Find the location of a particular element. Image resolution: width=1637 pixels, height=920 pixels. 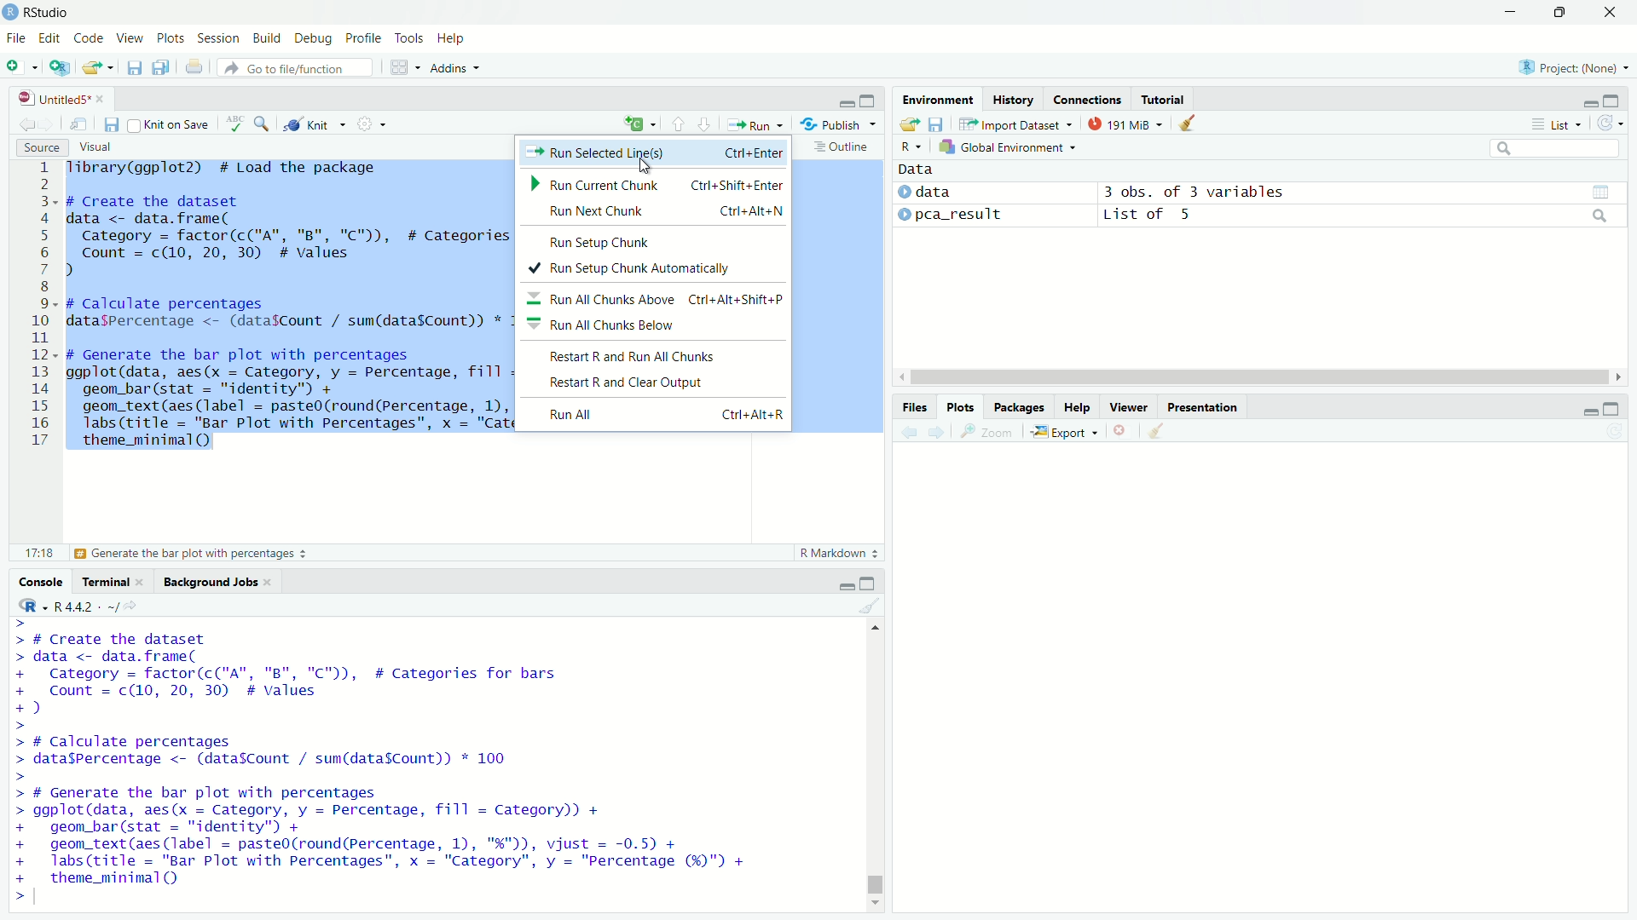

import dataset is located at coordinates (1019, 124).